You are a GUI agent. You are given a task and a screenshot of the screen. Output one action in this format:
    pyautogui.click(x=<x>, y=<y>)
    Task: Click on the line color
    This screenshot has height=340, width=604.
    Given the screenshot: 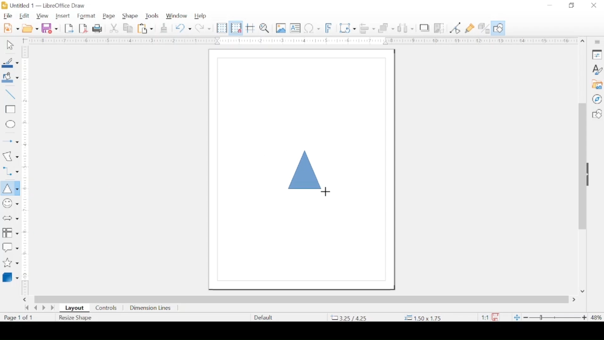 What is the action you would take?
    pyautogui.click(x=10, y=63)
    